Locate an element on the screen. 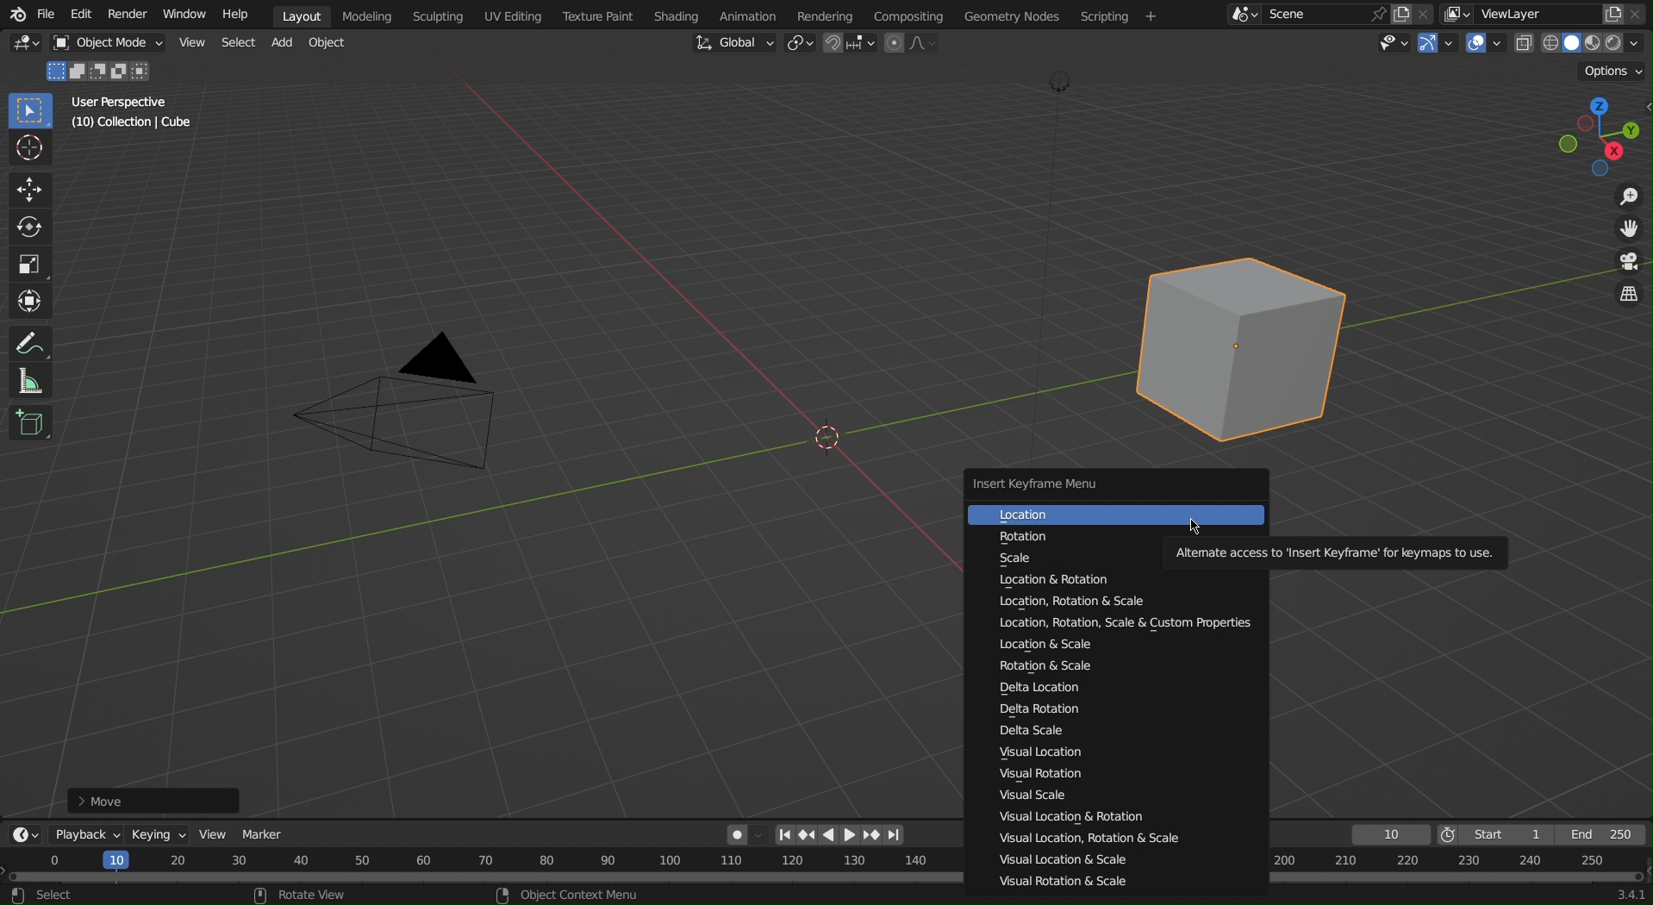 This screenshot has height=905, width=1653. Types of objects is located at coordinates (1388, 42).